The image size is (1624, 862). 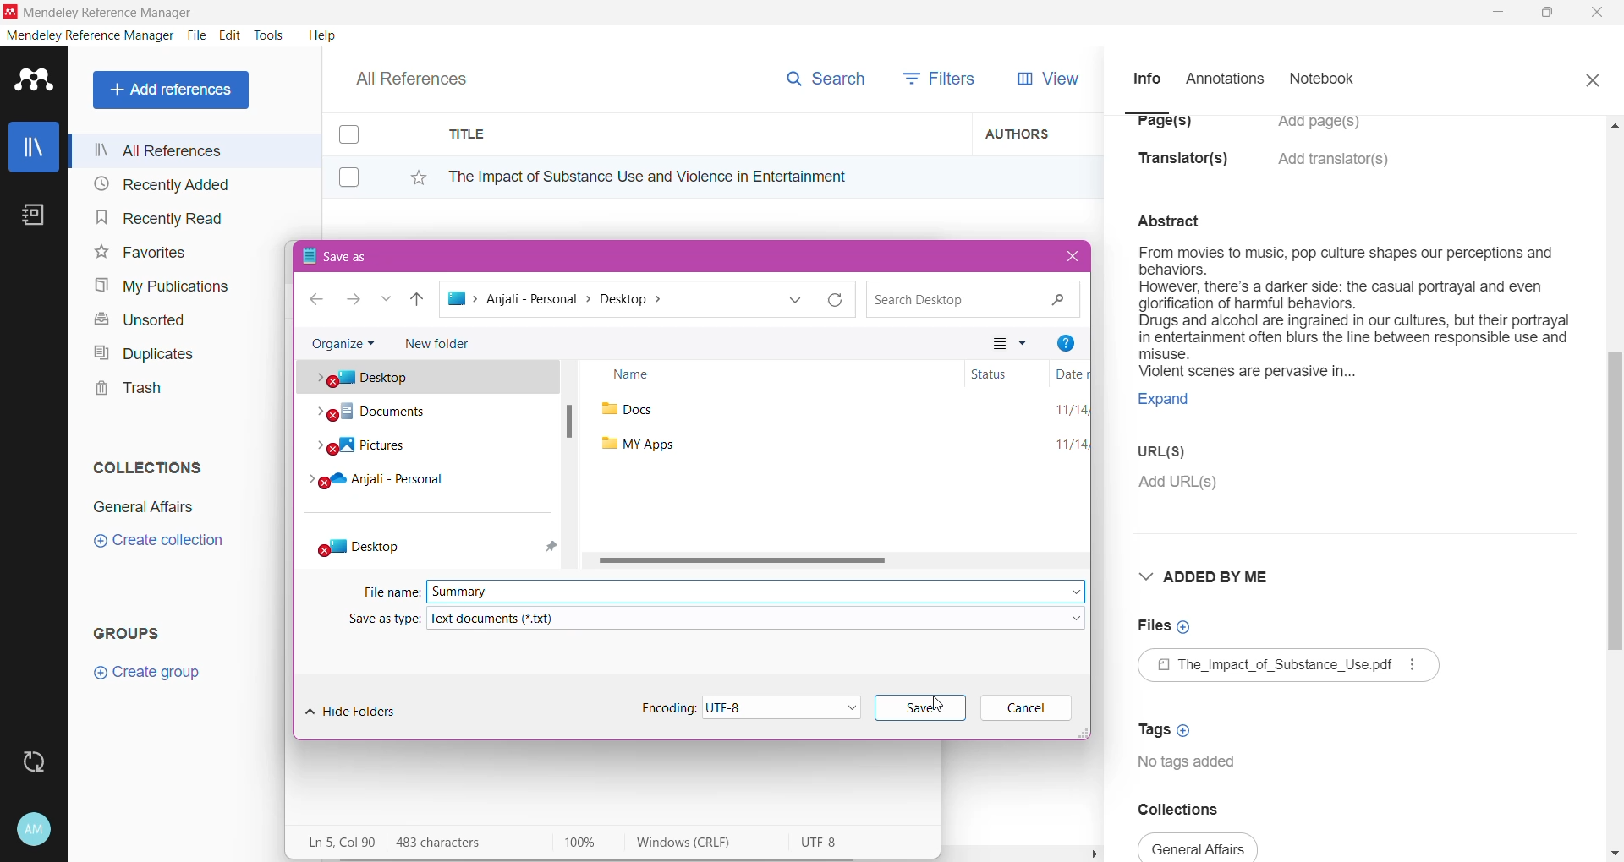 I want to click on Page(s), so click(x=1162, y=128).